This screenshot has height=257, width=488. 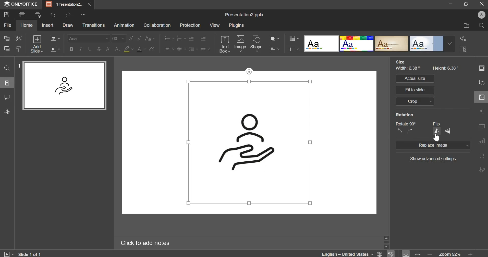 What do you see at coordinates (55, 49) in the screenshot?
I see `slideshow` at bounding box center [55, 49].